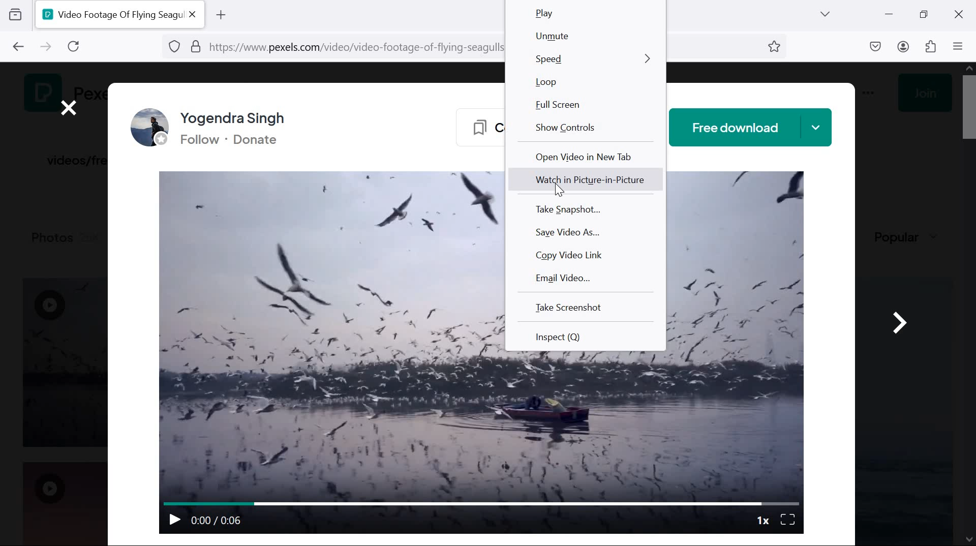 The image size is (976, 546). Describe the element at coordinates (77, 47) in the screenshot. I see `reload` at that location.